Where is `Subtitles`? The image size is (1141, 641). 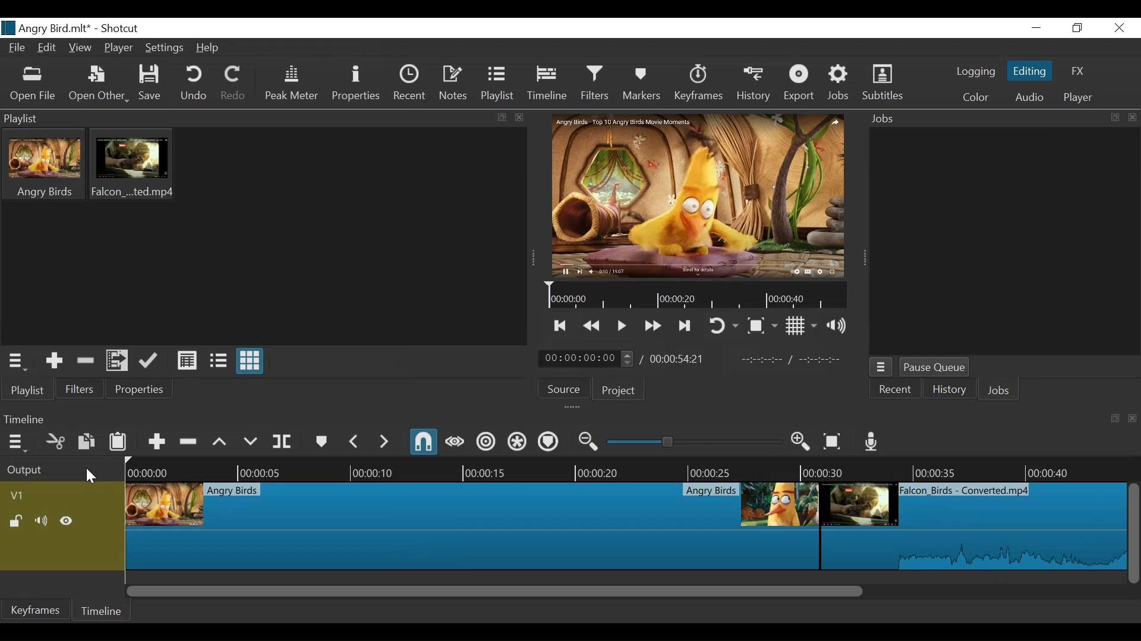
Subtitles is located at coordinates (883, 84).